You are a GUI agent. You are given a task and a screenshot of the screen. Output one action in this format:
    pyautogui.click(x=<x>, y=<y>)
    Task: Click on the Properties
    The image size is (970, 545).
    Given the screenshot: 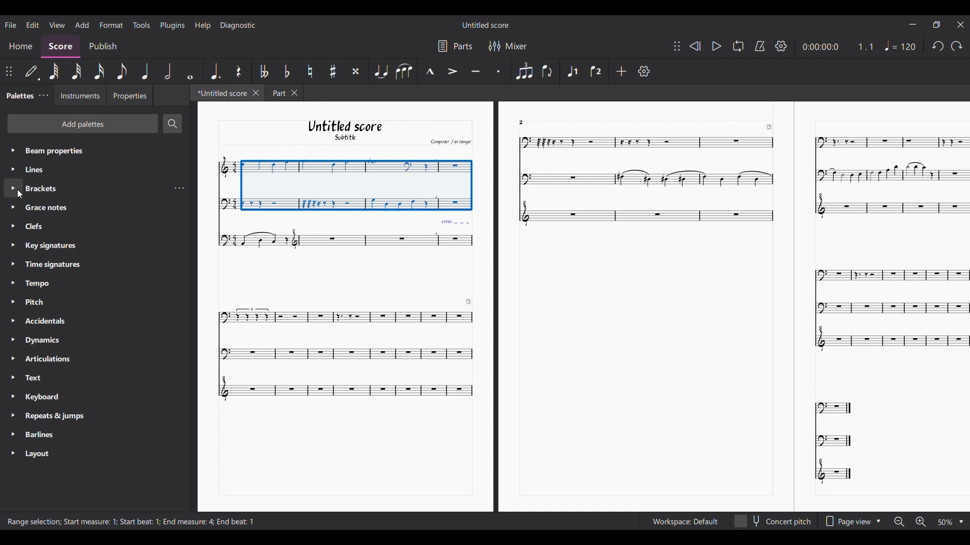 What is the action you would take?
    pyautogui.click(x=129, y=95)
    